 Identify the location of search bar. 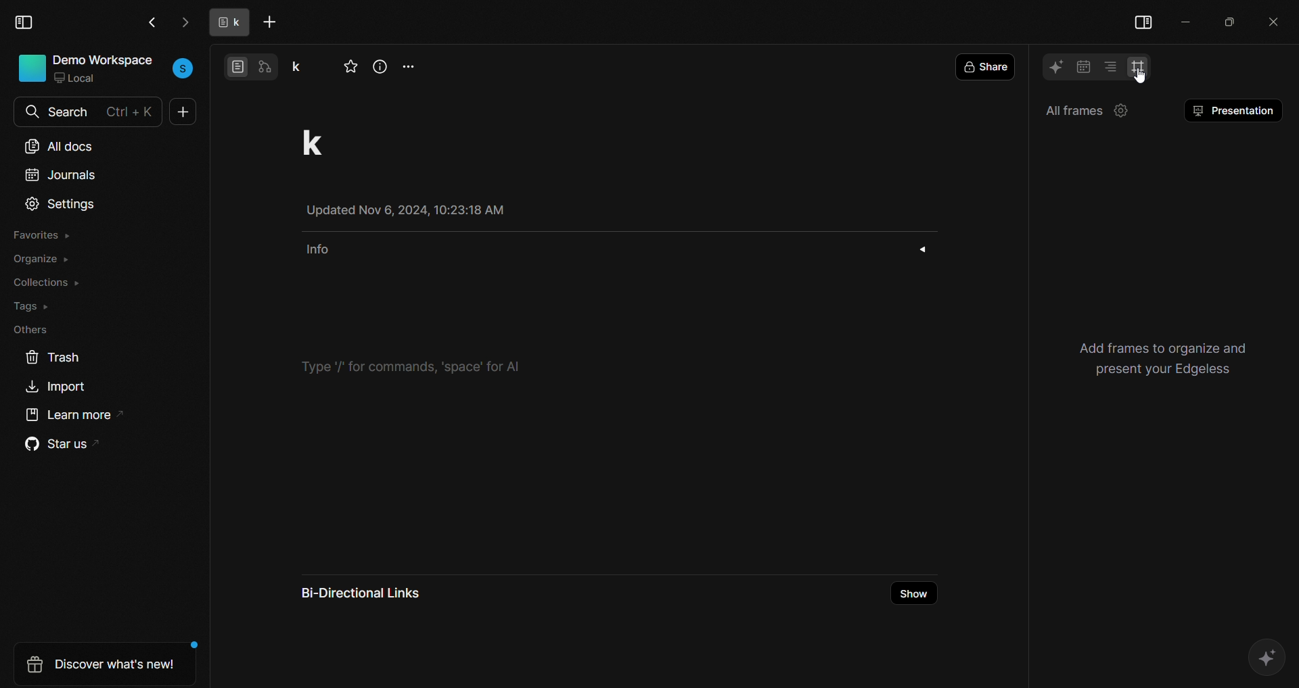
(99, 109).